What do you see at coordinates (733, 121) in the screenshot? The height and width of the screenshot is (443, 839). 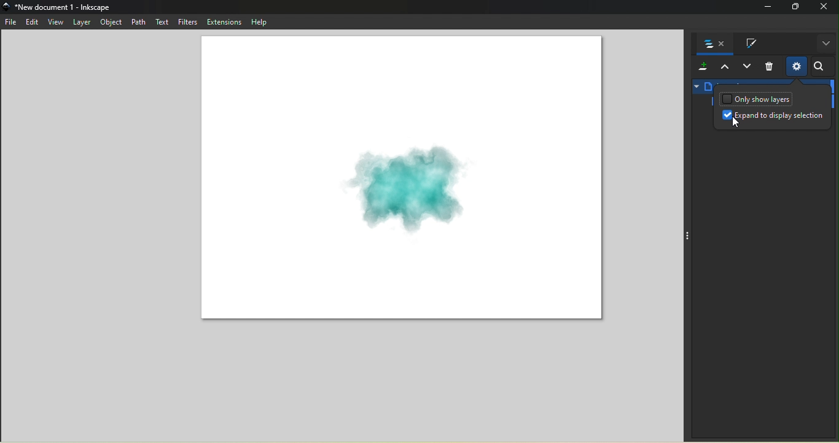 I see `cursor` at bounding box center [733, 121].